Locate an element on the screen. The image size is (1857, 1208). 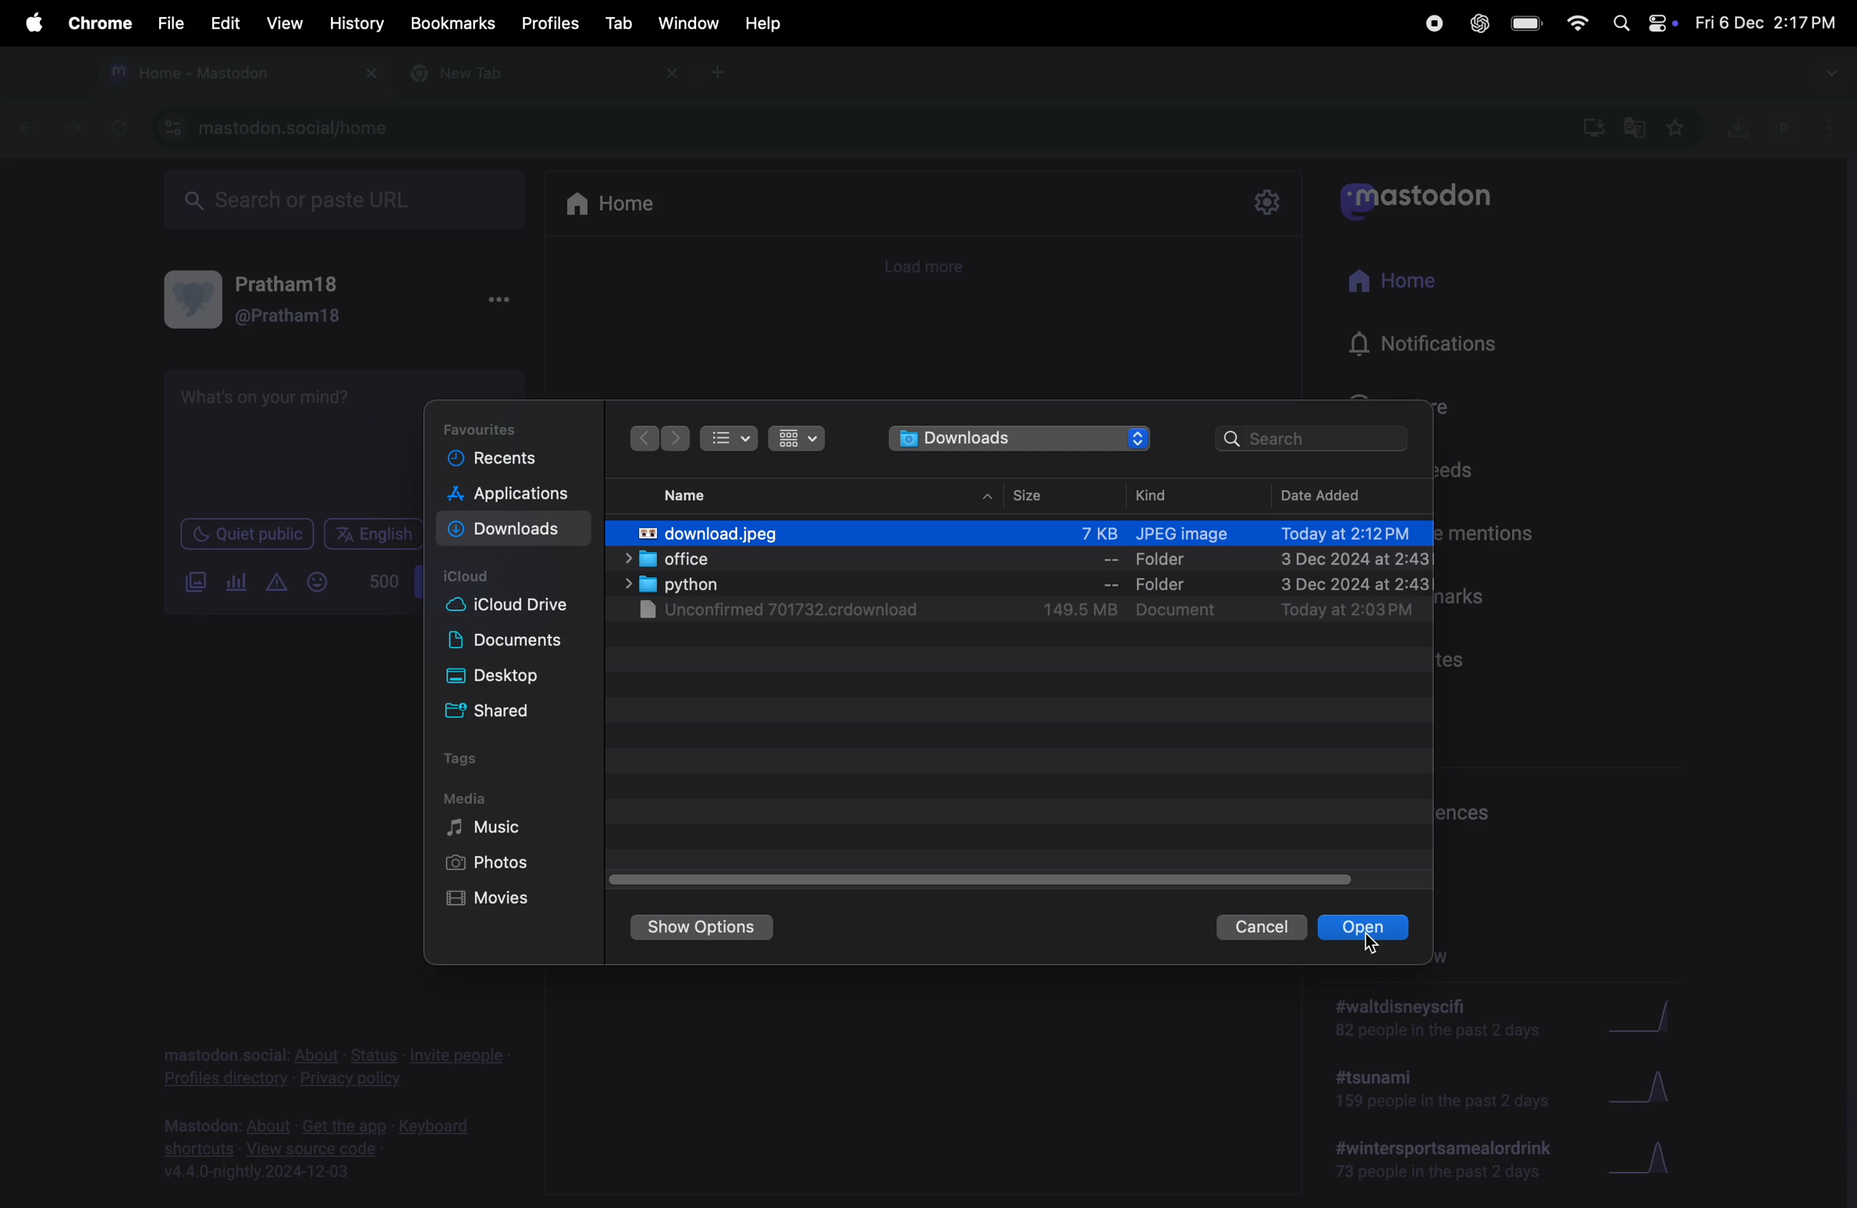
Quiet public is located at coordinates (245, 535).